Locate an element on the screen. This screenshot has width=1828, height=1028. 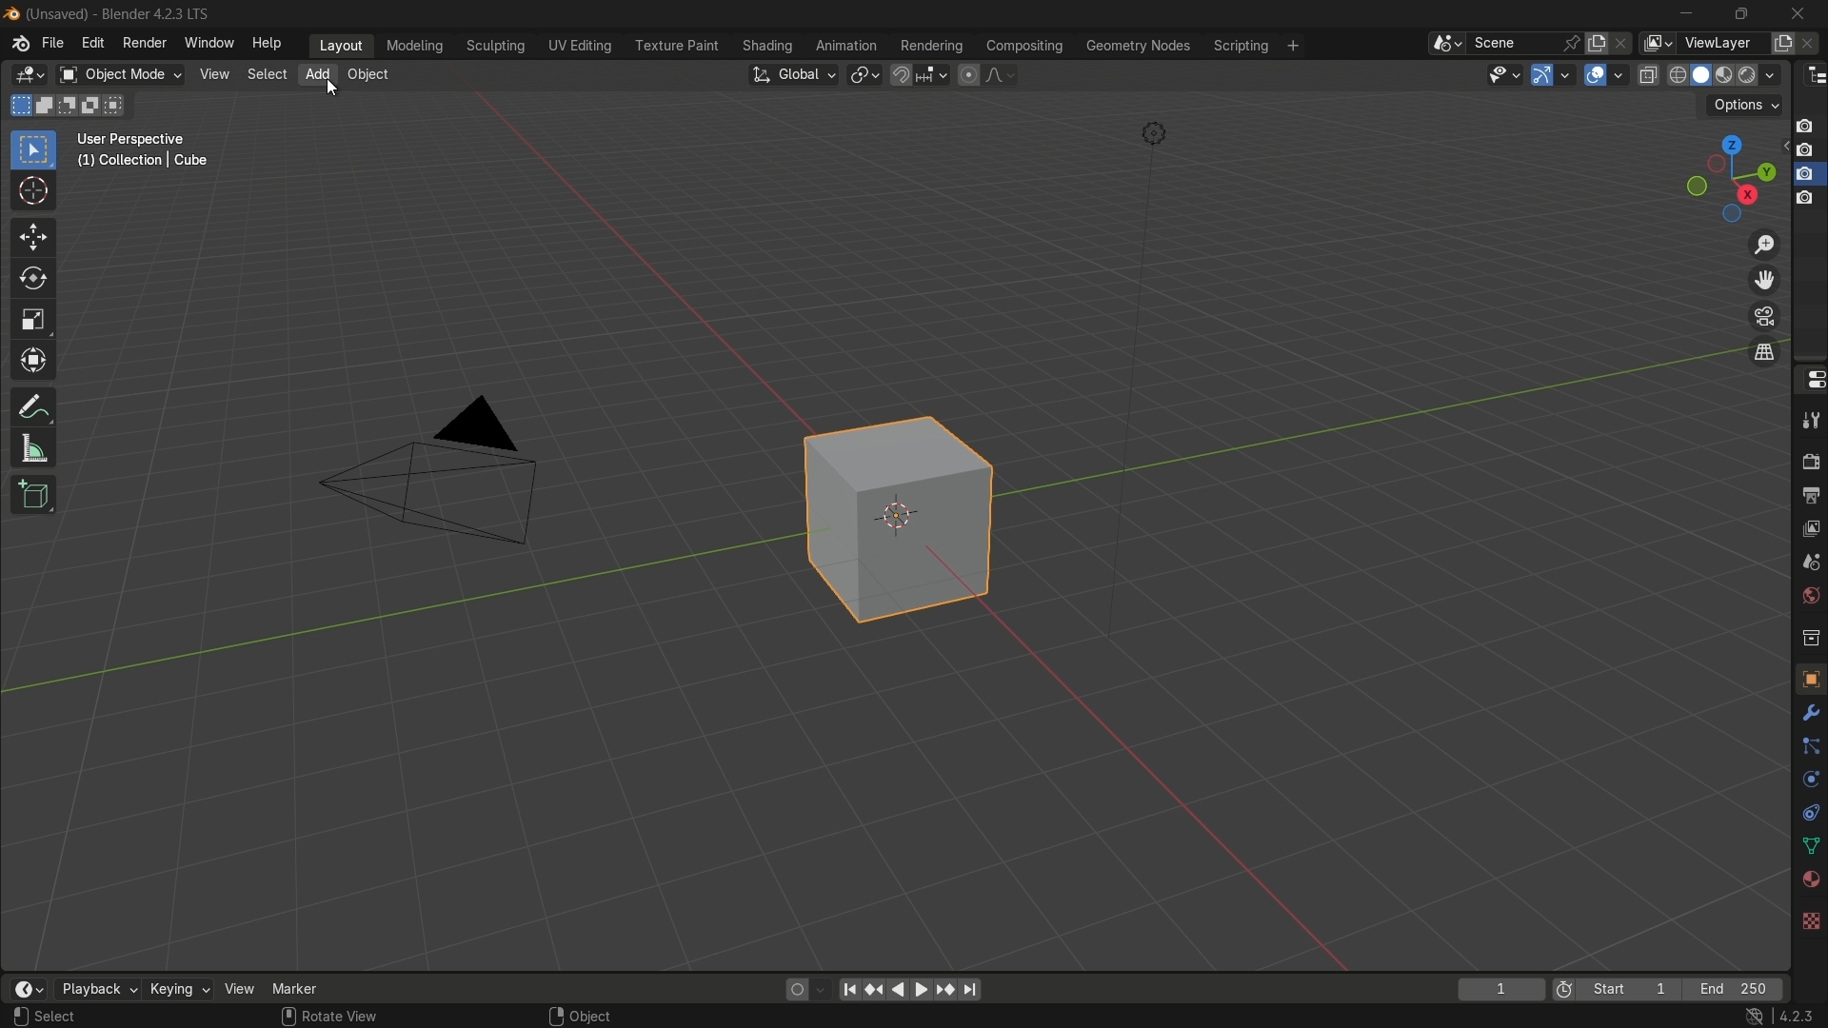
cursor is located at coordinates (33, 192).